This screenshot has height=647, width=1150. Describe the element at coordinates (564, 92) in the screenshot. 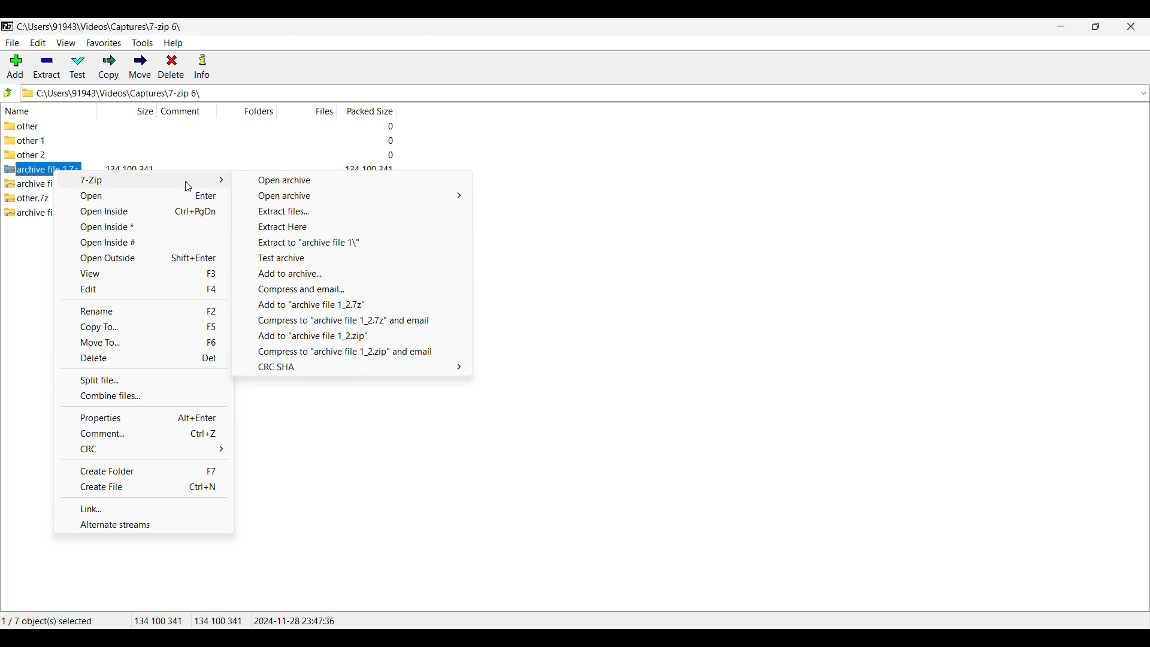

I see `C:\Users\91943\Videos\Captures\7-zip 6\` at that location.